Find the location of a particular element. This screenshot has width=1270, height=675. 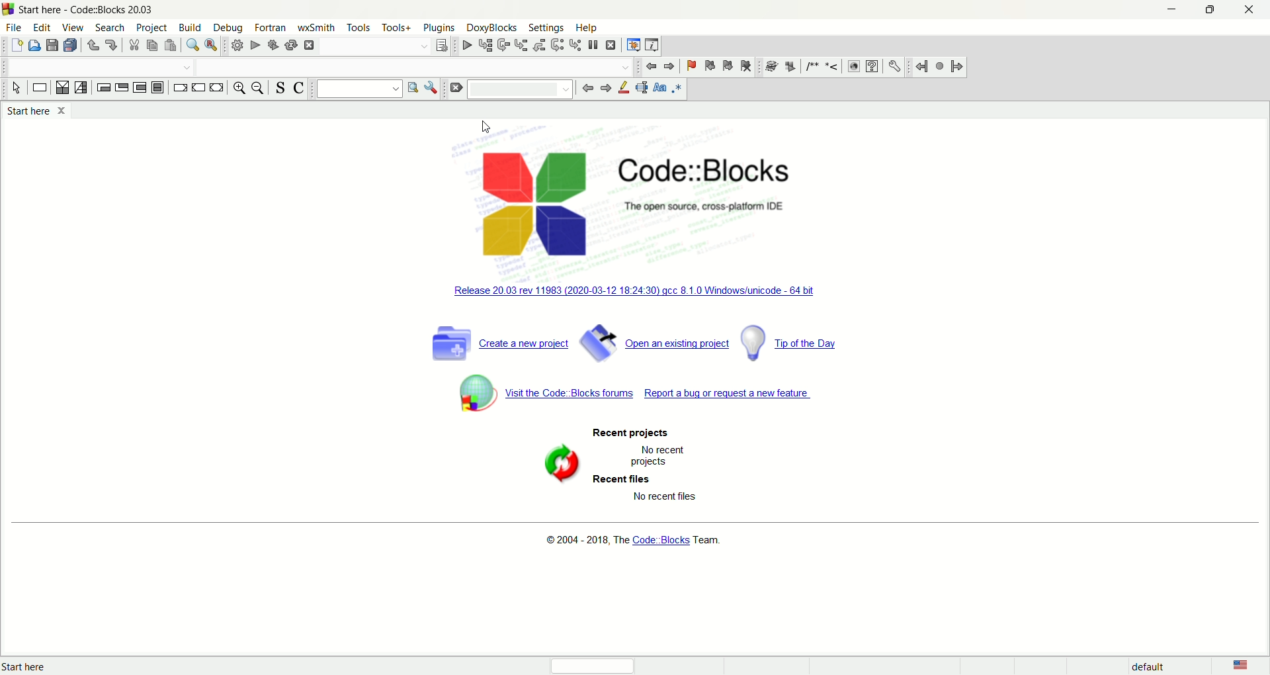

edit is located at coordinates (44, 28).